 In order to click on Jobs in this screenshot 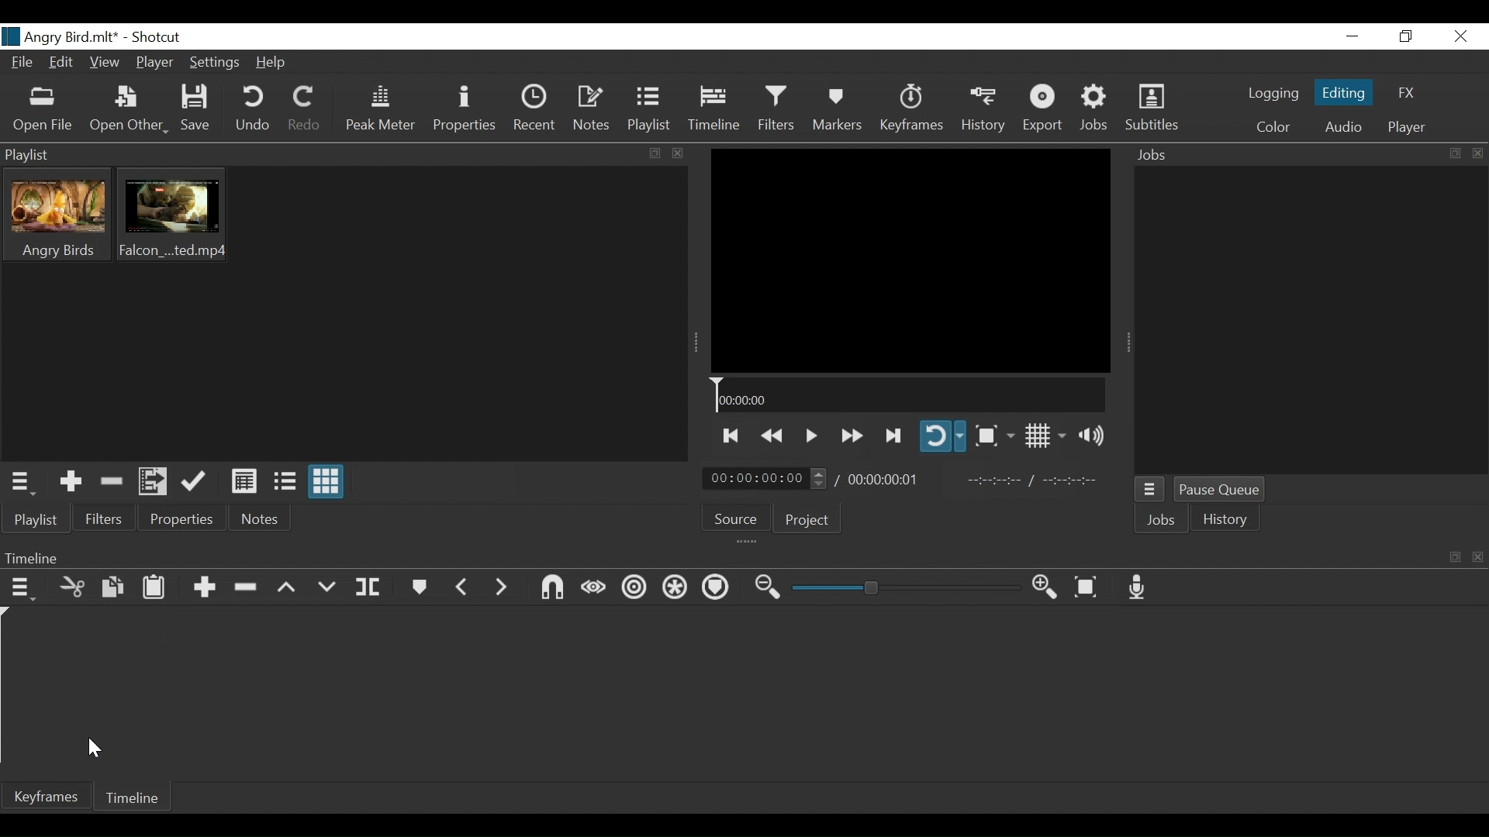, I will do `click(1161, 520)`.